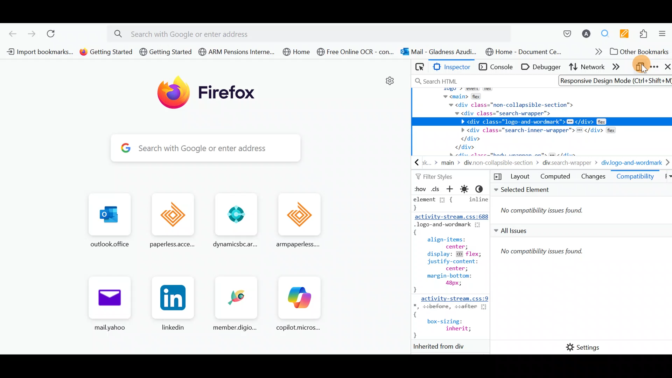 This screenshot has width=672, height=378. I want to click on HTML code, so click(542, 122).